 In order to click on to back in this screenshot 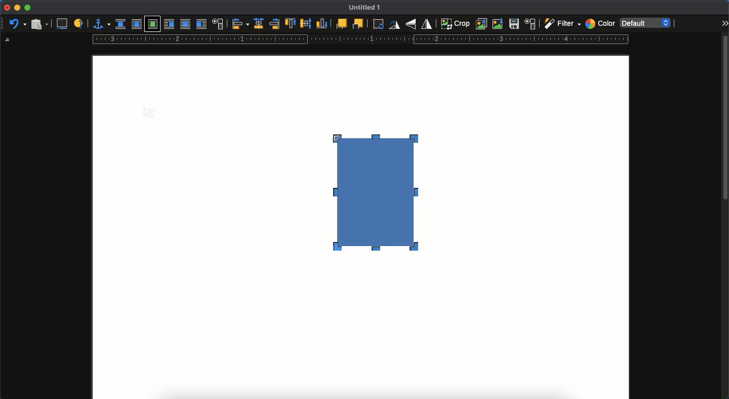, I will do `click(358, 23)`.